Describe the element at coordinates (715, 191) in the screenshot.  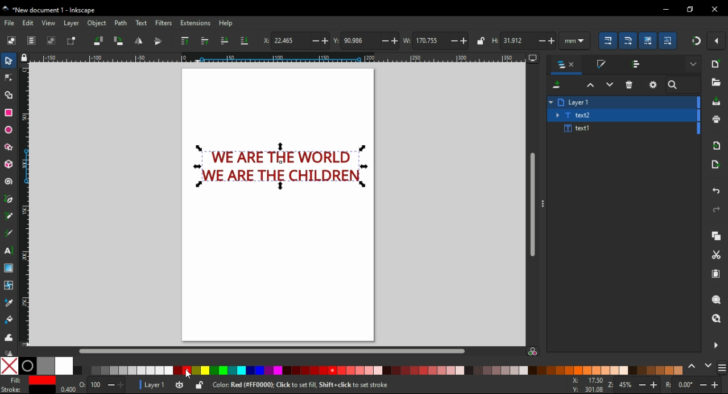
I see `undo` at that location.